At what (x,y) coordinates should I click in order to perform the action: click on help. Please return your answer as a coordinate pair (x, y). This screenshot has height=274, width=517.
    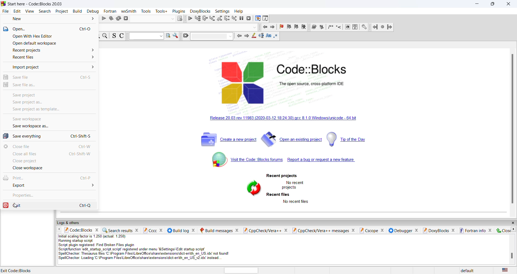
    Looking at the image, I should click on (240, 11).